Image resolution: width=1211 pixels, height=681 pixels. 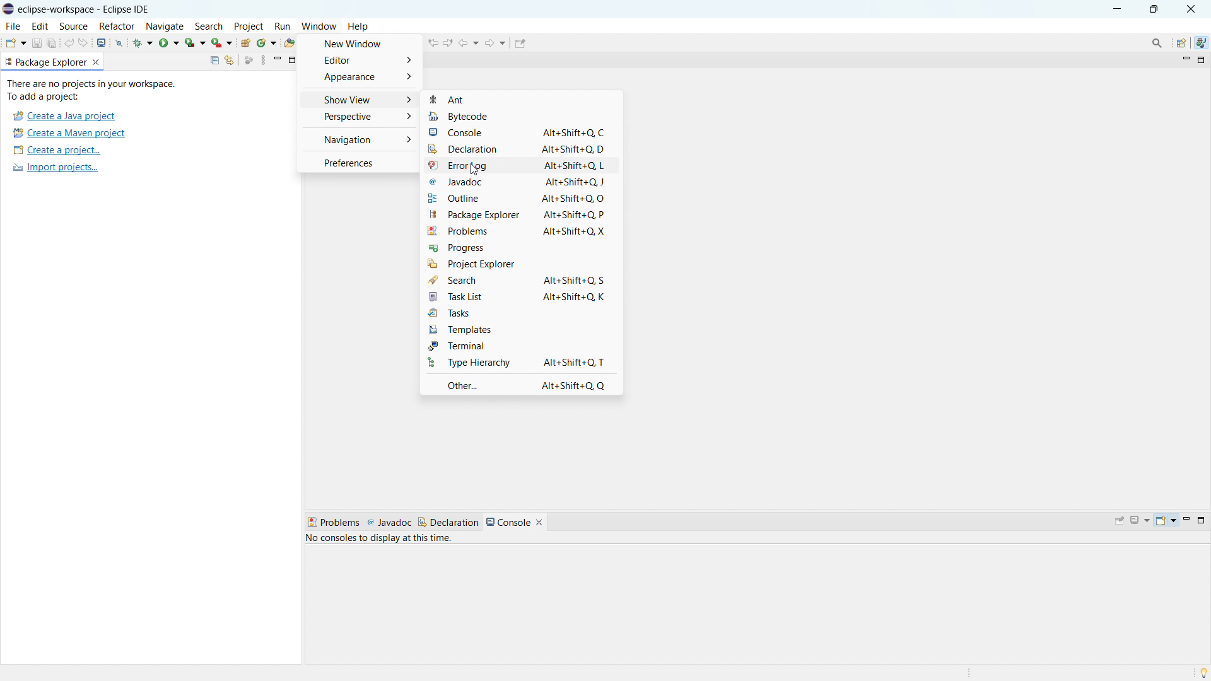 What do you see at coordinates (1116, 8) in the screenshot?
I see `minimise` at bounding box center [1116, 8].